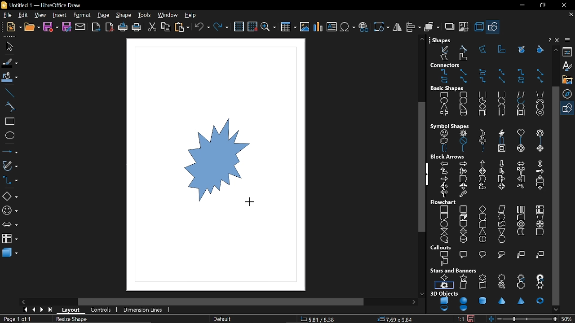  Describe the element at coordinates (9, 63) in the screenshot. I see `fill line` at that location.